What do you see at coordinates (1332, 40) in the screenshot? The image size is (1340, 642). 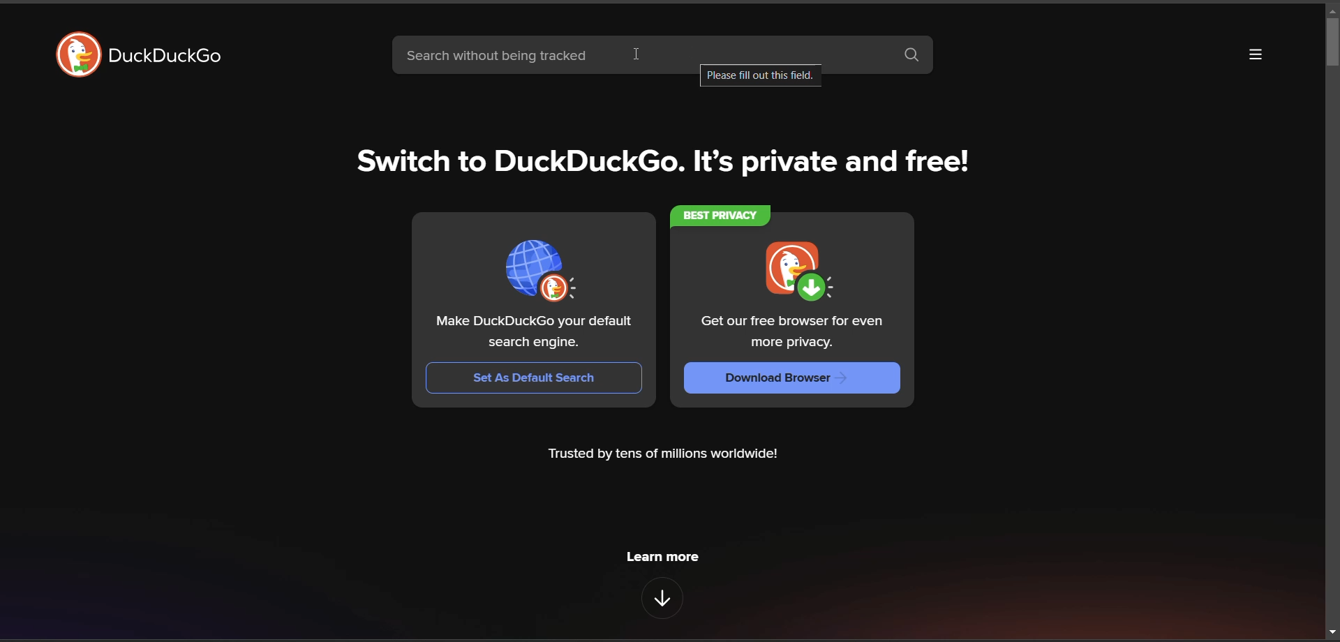 I see `vertical scroll bar` at bounding box center [1332, 40].